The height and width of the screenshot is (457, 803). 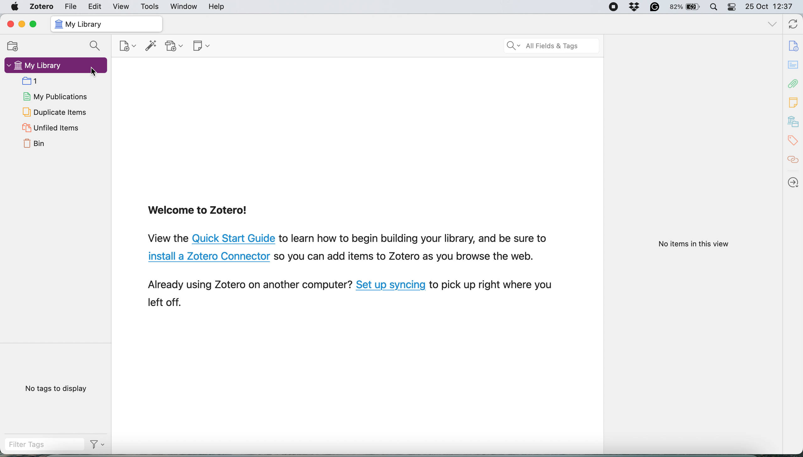 What do you see at coordinates (633, 6) in the screenshot?
I see `Dropbox` at bounding box center [633, 6].